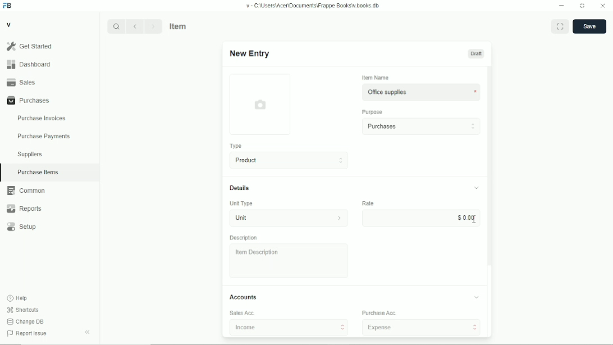 The width and height of the screenshot is (613, 345). What do you see at coordinates (313, 6) in the screenshot?
I see `v-C:\Users\Acer\Documents\Frappe books\v.books.db` at bounding box center [313, 6].